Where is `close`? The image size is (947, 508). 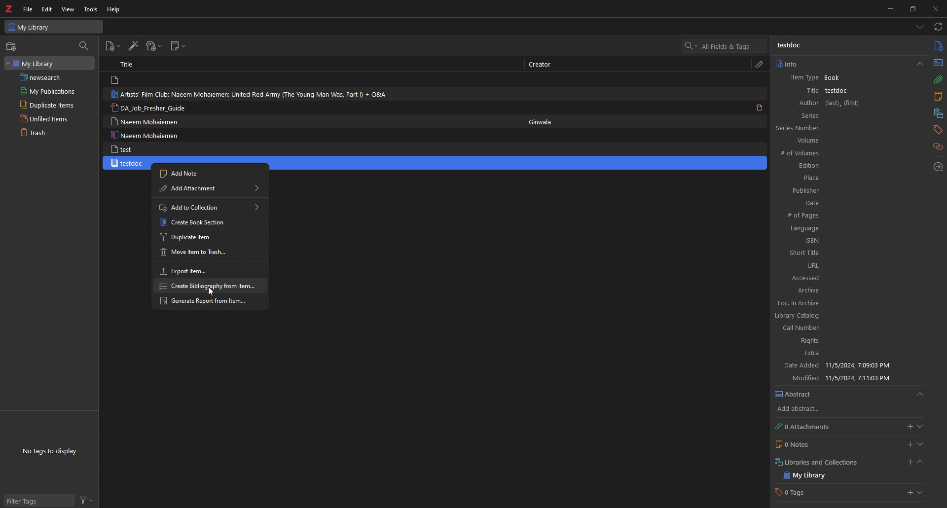 close is located at coordinates (935, 8).